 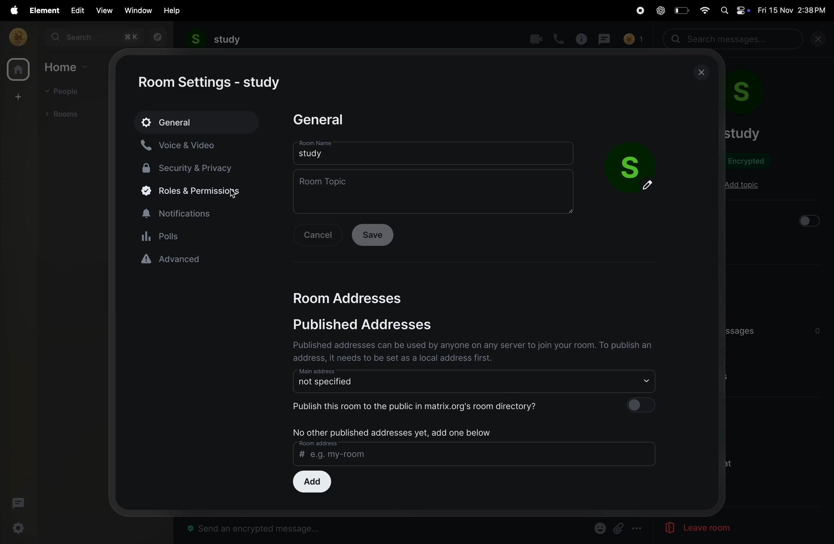 What do you see at coordinates (197, 212) in the screenshot?
I see `notifications` at bounding box center [197, 212].